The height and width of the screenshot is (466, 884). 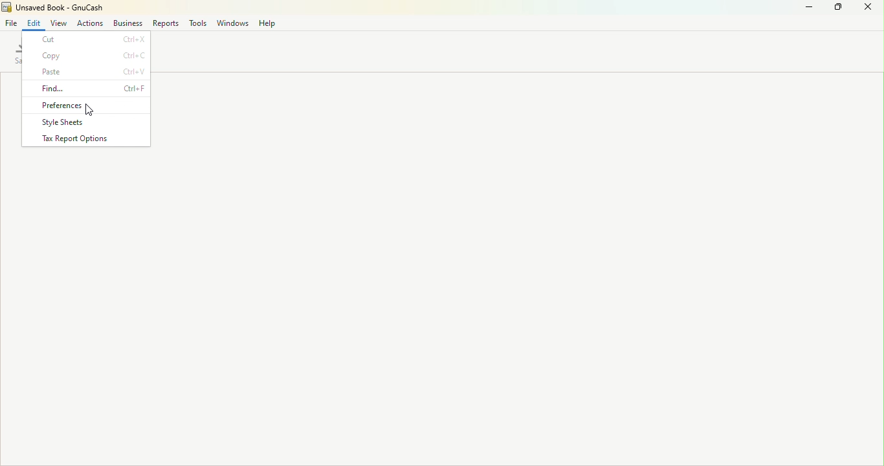 What do you see at coordinates (198, 25) in the screenshot?
I see `Tools` at bounding box center [198, 25].